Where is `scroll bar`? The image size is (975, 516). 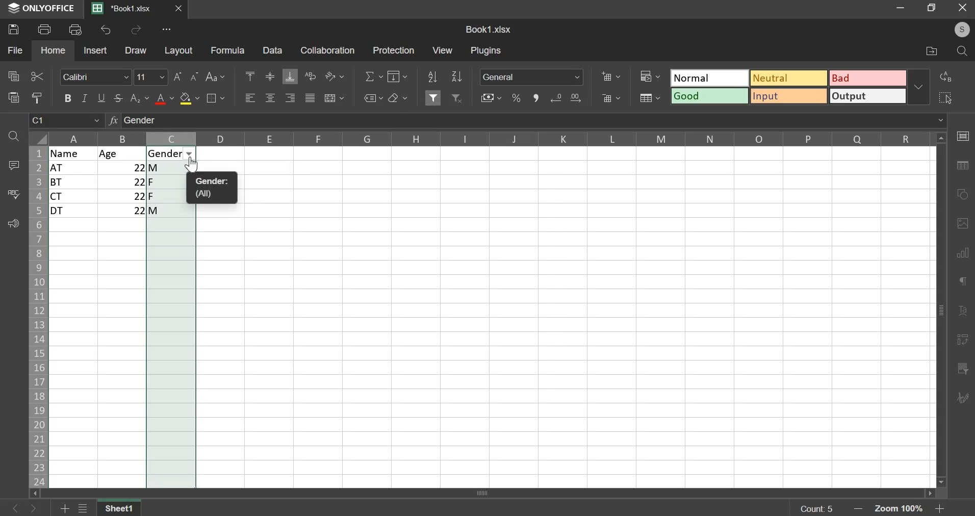 scroll bar is located at coordinates (942, 311).